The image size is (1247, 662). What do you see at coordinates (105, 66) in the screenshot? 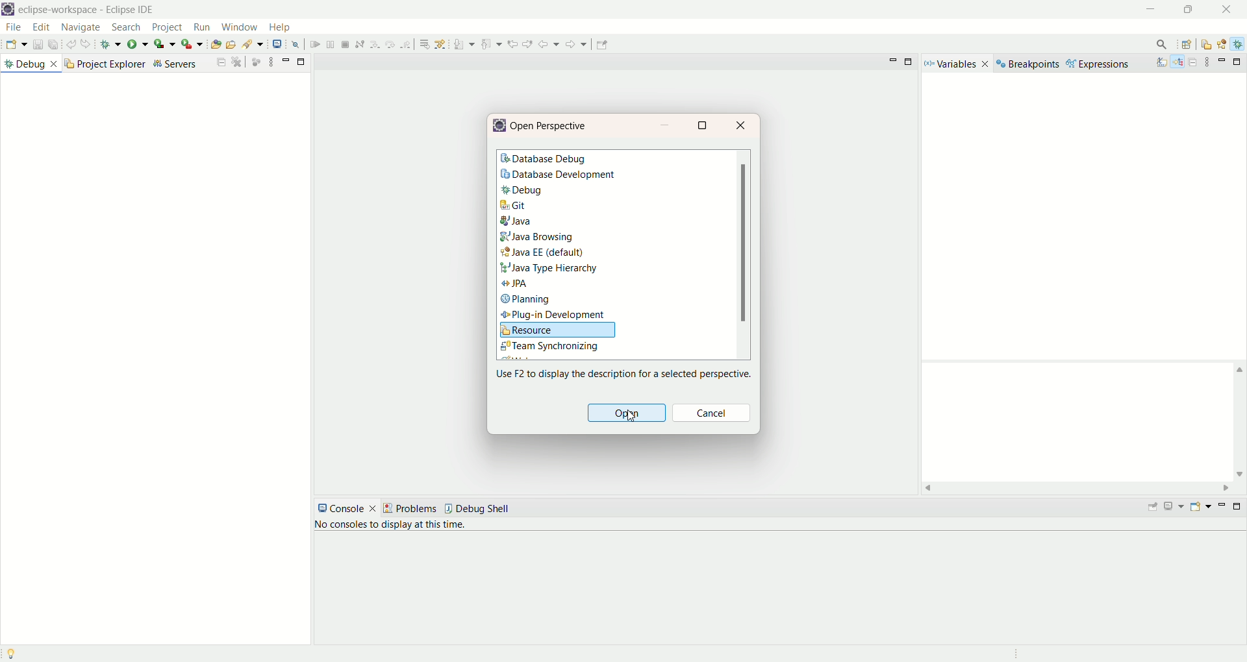
I see `project explorer` at bounding box center [105, 66].